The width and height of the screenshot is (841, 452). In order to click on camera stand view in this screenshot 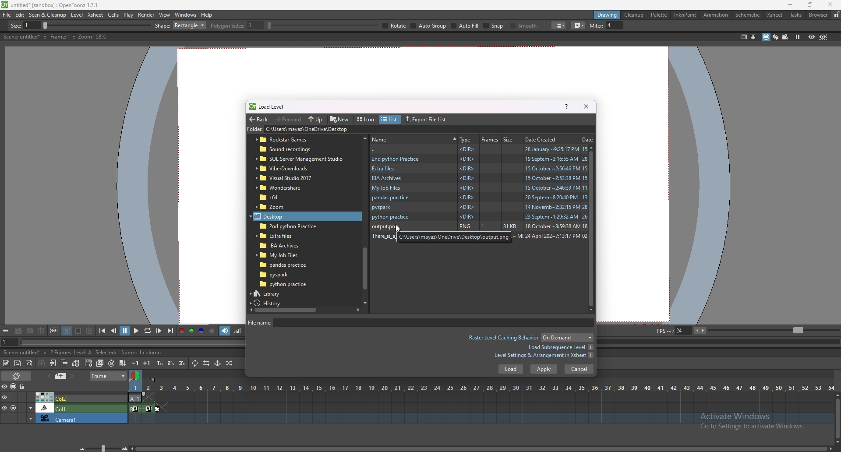, I will do `click(765, 37)`.